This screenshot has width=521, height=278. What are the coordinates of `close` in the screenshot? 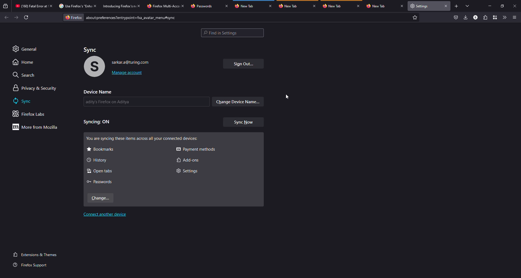 It's located at (270, 6).